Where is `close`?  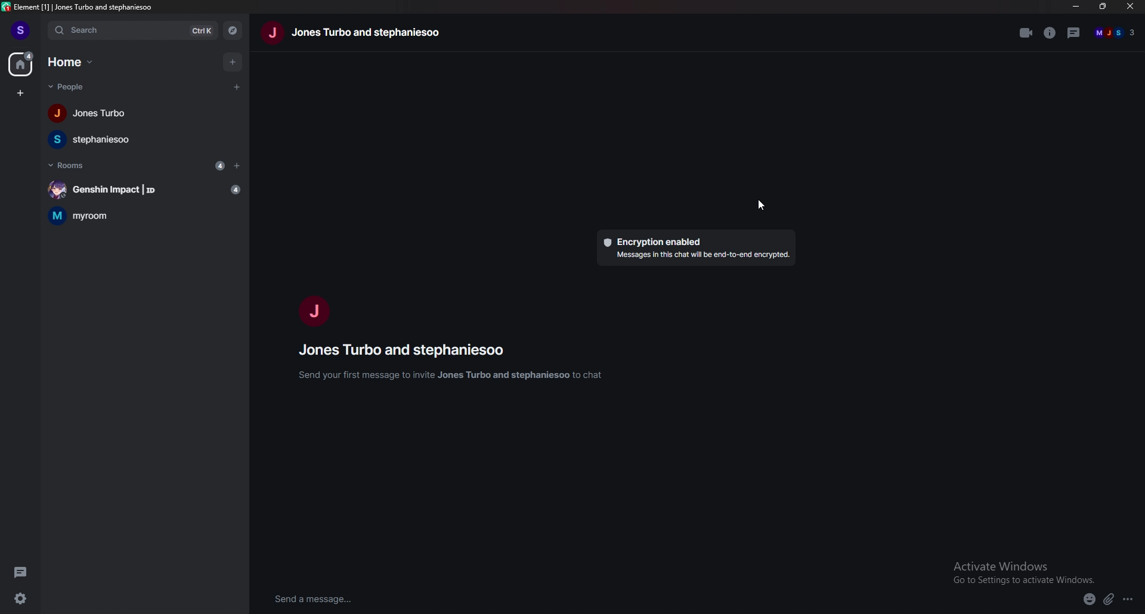
close is located at coordinates (1129, 6).